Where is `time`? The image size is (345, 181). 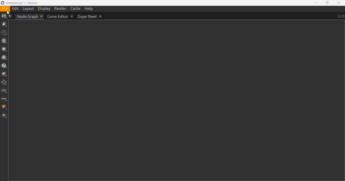 time is located at coordinates (4, 32).